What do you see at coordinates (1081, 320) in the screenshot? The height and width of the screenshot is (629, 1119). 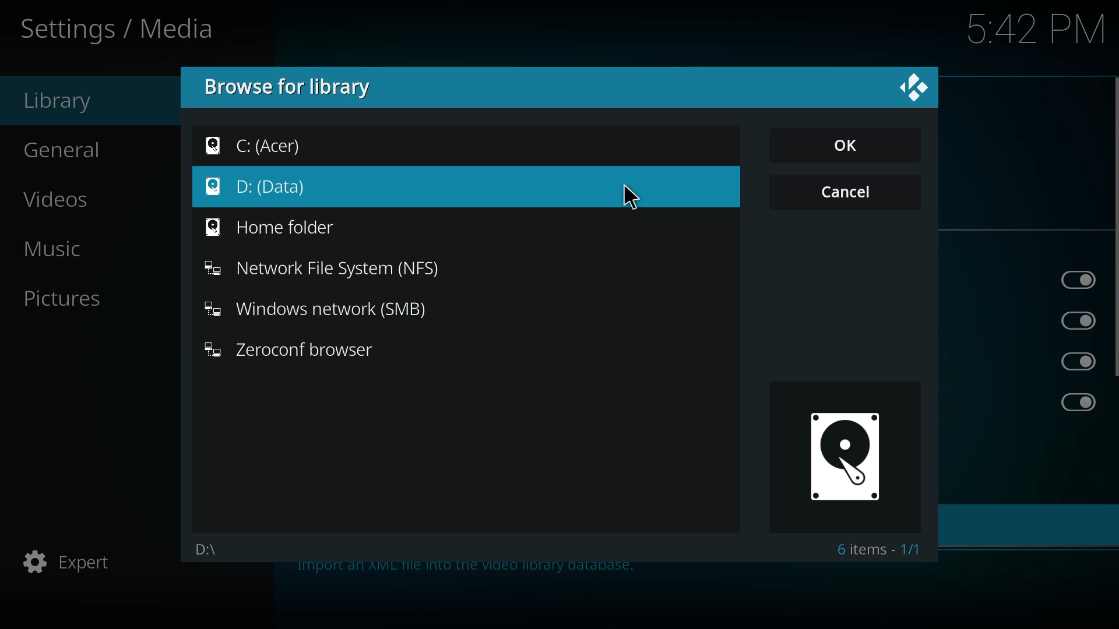 I see `enabled` at bounding box center [1081, 320].